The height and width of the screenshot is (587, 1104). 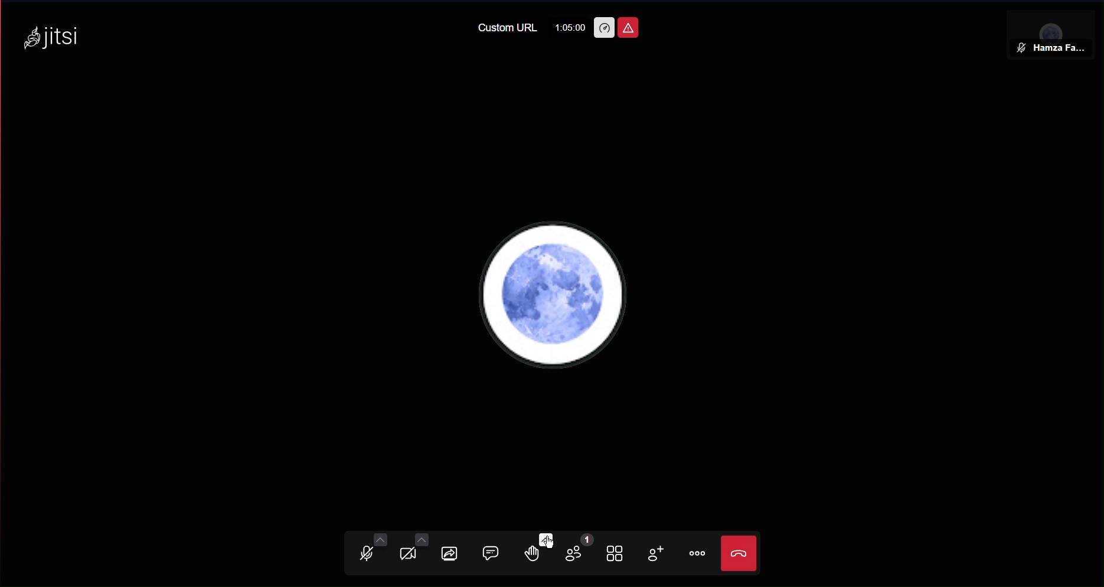 I want to click on Participant View, so click(x=1053, y=28).